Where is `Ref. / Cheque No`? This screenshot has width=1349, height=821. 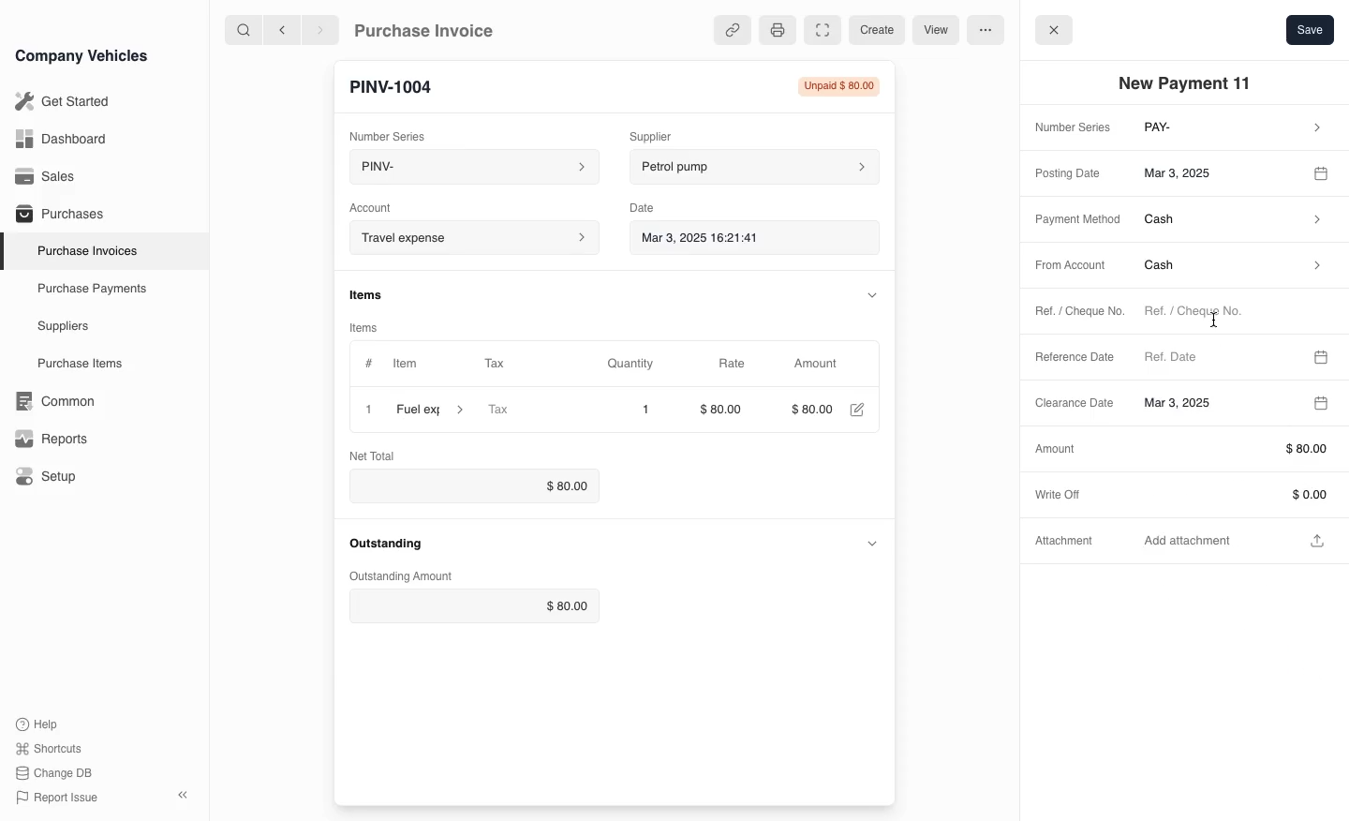
Ref. / Cheque No is located at coordinates (1070, 313).